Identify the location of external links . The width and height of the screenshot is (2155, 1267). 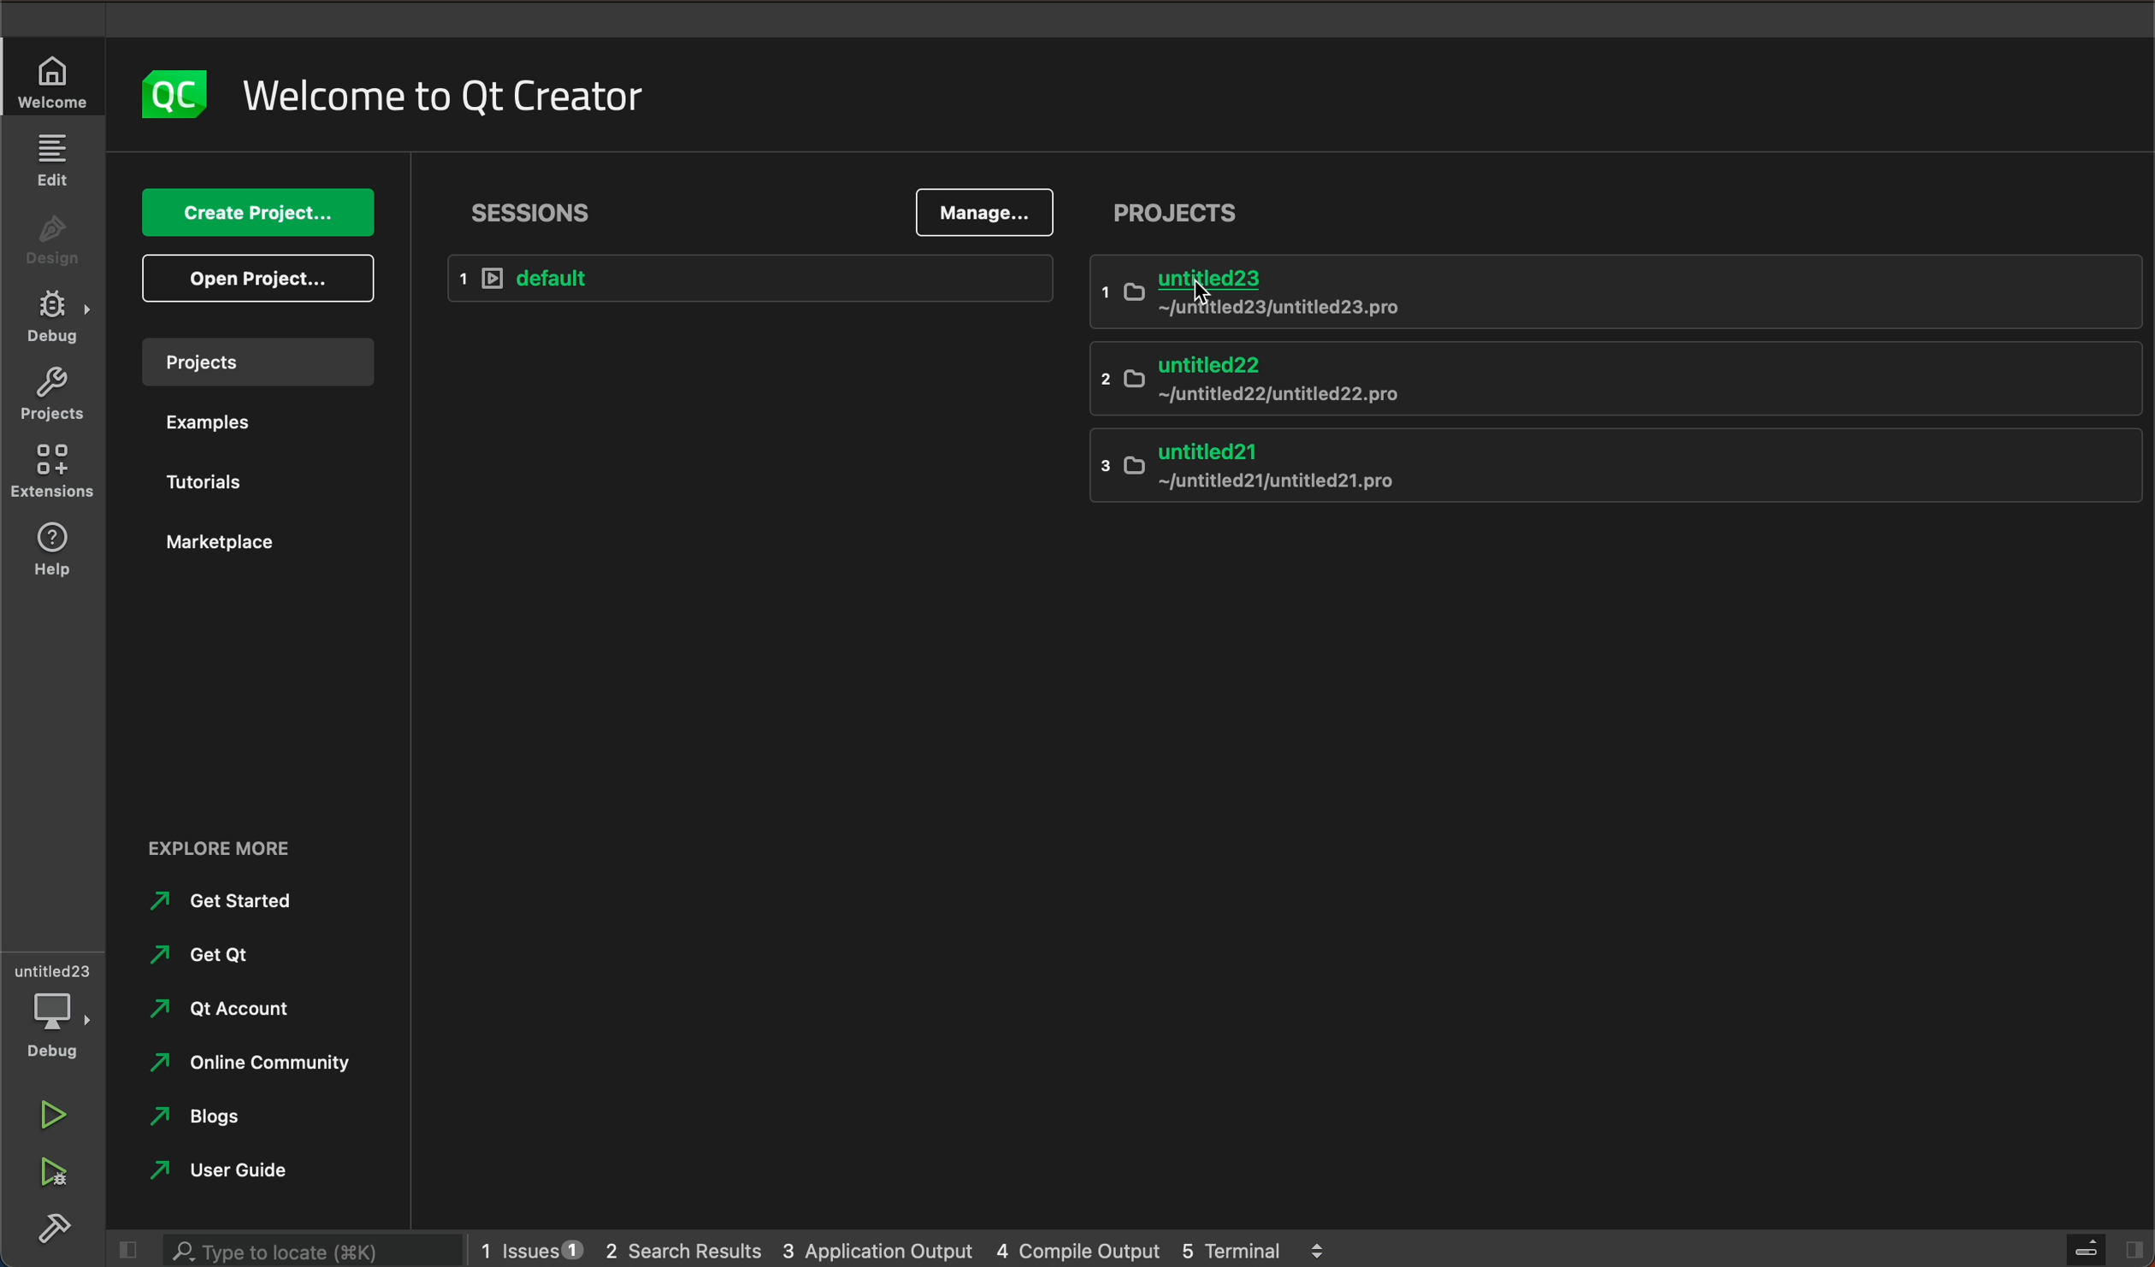
(245, 835).